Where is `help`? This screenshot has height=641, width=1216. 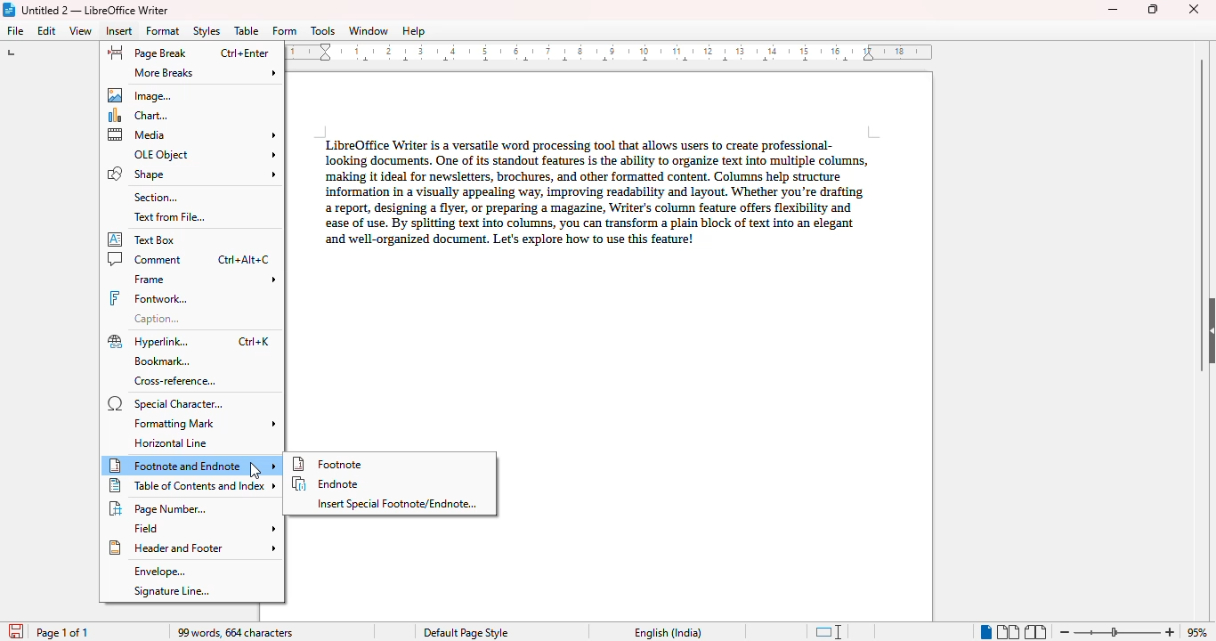
help is located at coordinates (413, 31).